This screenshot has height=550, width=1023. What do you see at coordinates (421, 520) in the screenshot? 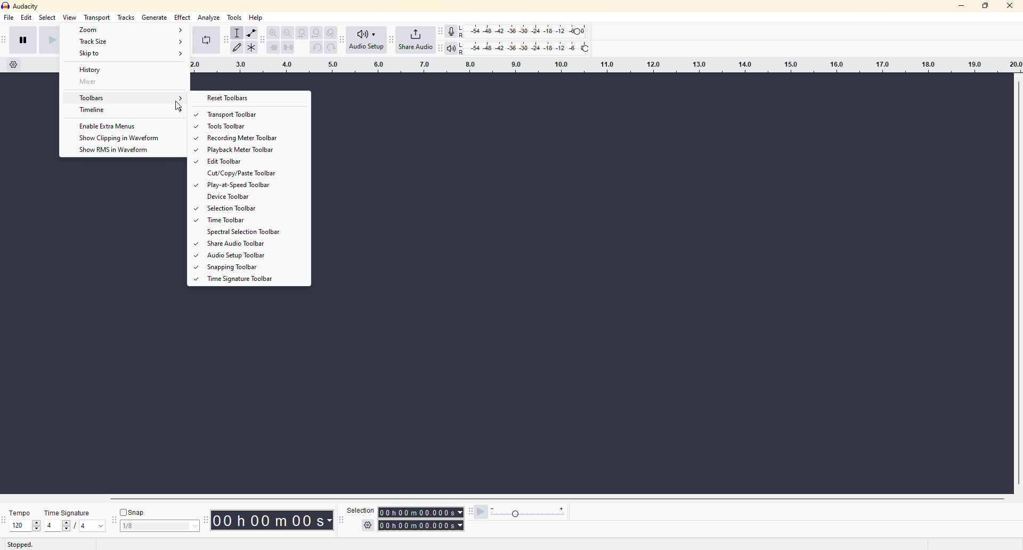
I see `time` at bounding box center [421, 520].